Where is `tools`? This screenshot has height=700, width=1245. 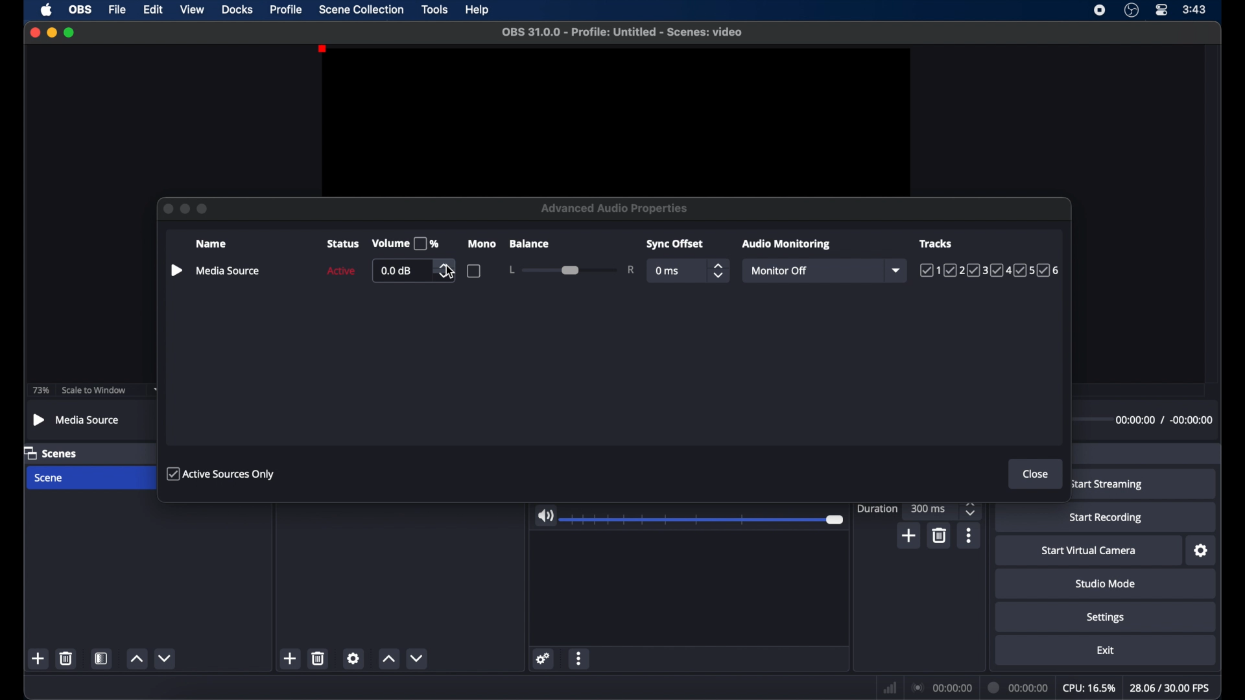
tools is located at coordinates (436, 10).